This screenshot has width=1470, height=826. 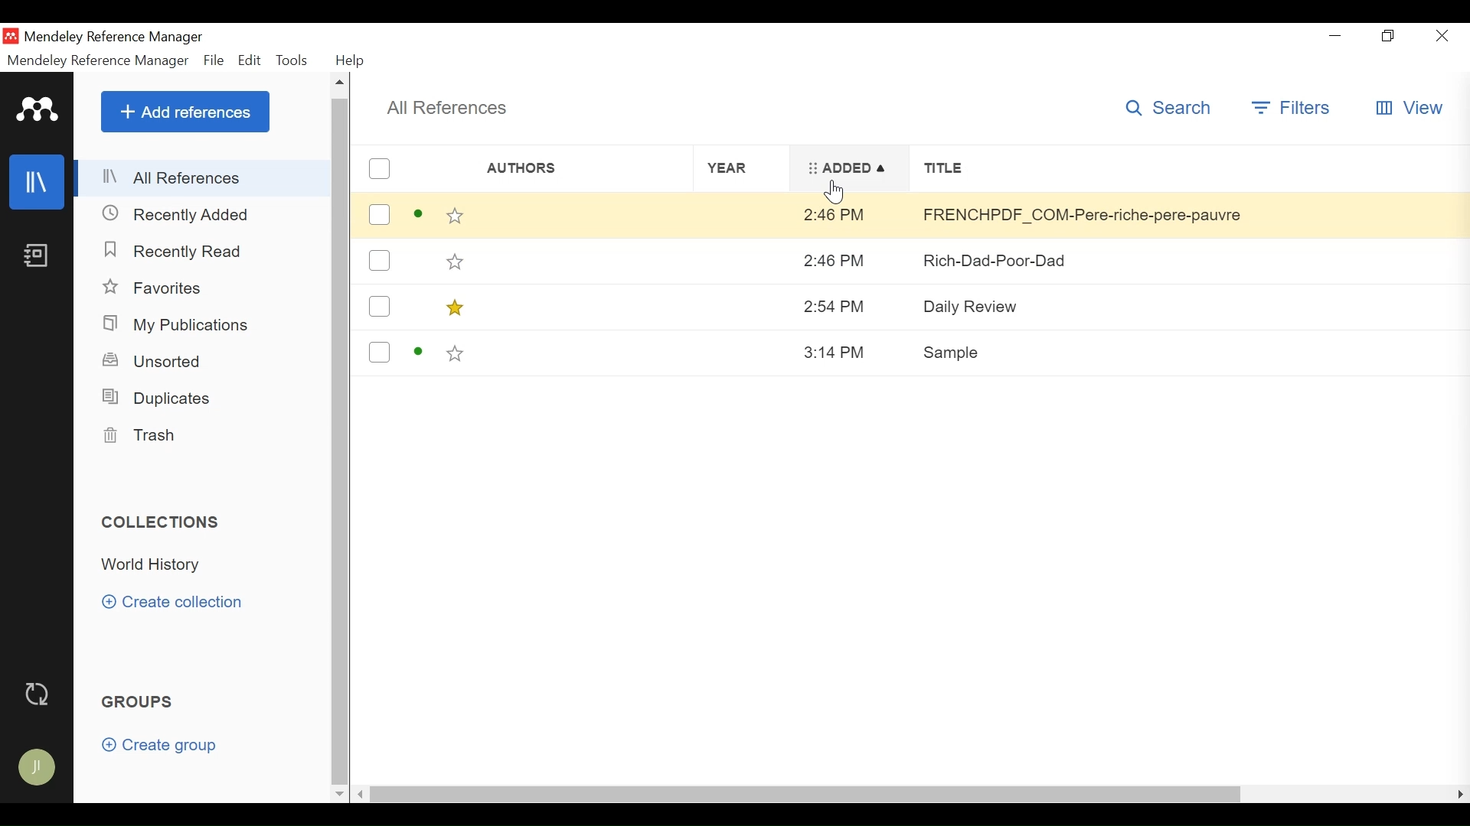 What do you see at coordinates (378, 353) in the screenshot?
I see `(un)select` at bounding box center [378, 353].